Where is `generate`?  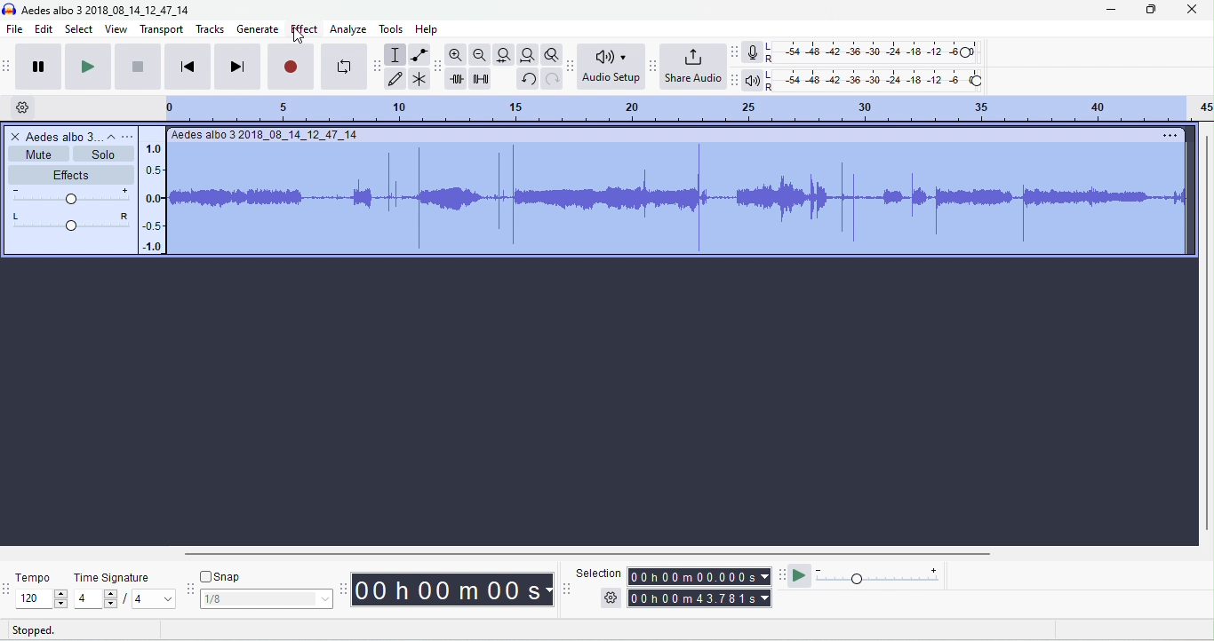 generate is located at coordinates (257, 29).